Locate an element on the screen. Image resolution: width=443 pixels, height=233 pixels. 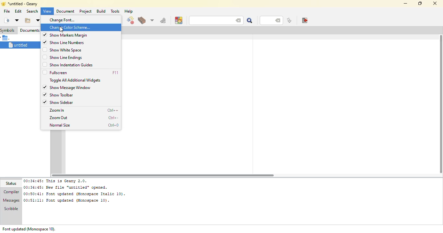
tools is located at coordinates (115, 11).